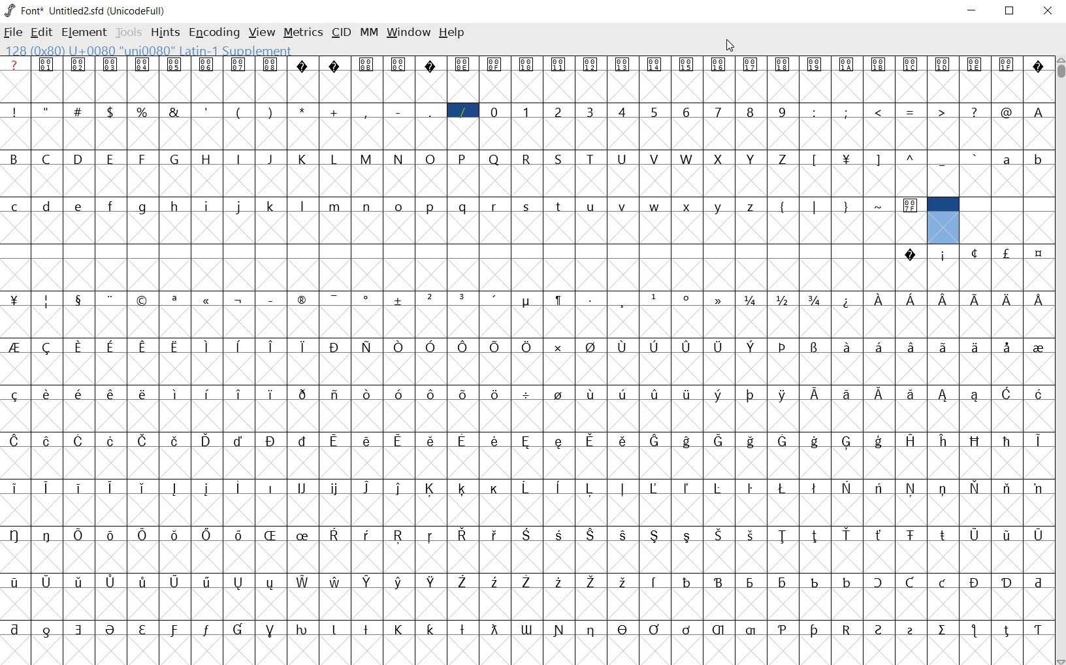 This screenshot has height=665, width=1066. What do you see at coordinates (784, 441) in the screenshot?
I see `Symbol` at bounding box center [784, 441].